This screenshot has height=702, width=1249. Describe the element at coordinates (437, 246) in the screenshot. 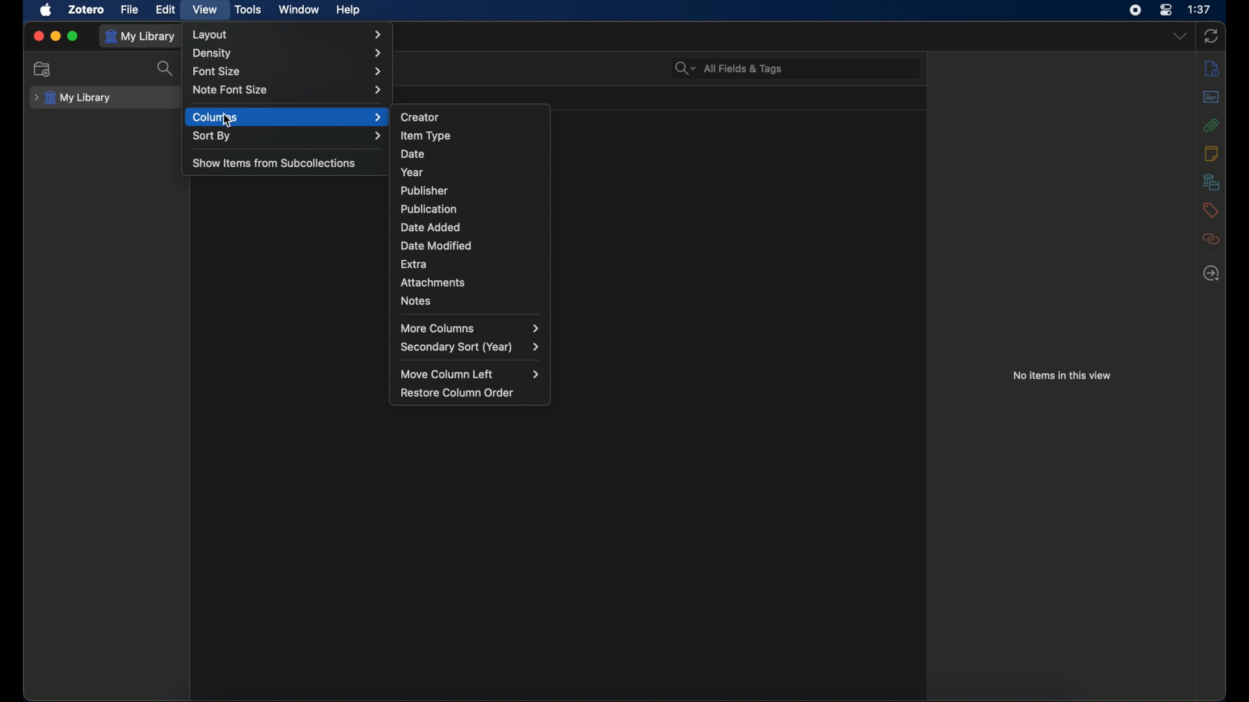

I see `date modified` at that location.